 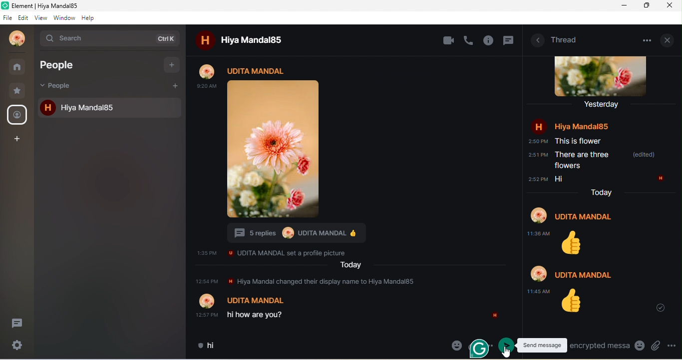 I want to click on Profile picture, so click(x=538, y=216).